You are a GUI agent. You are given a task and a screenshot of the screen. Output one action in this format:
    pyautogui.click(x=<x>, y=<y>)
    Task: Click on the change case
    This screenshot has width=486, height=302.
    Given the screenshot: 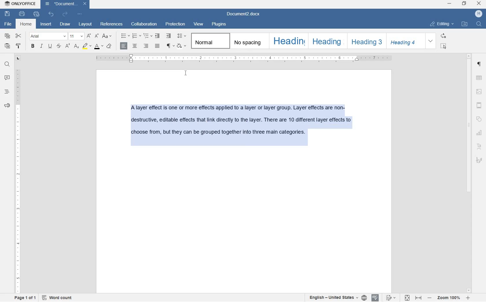 What is the action you would take?
    pyautogui.click(x=107, y=36)
    